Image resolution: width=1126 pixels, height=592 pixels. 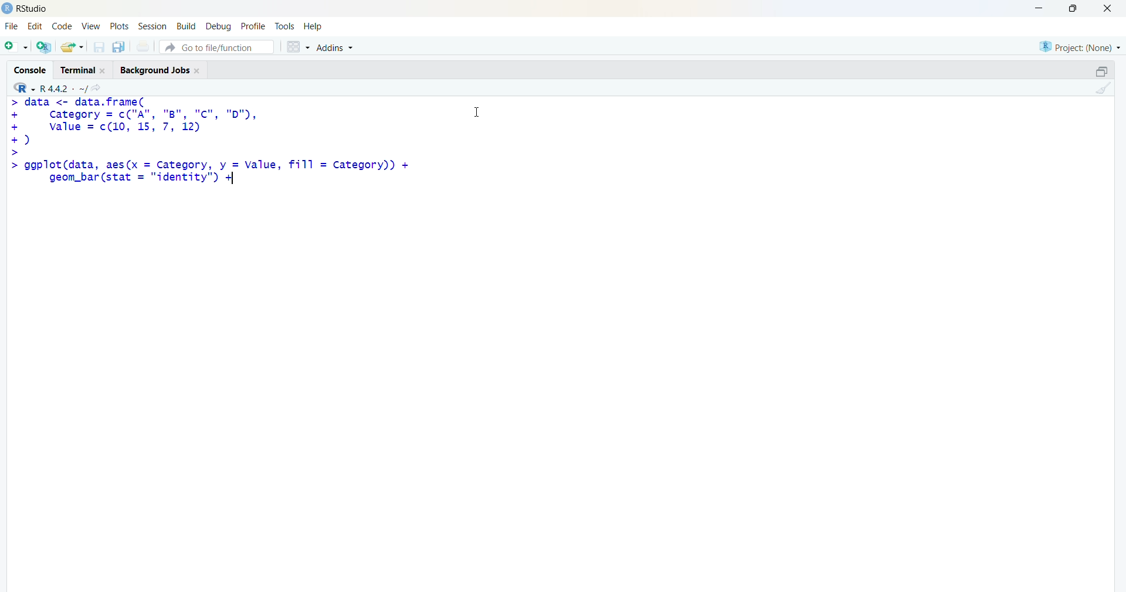 What do you see at coordinates (1081, 46) in the screenshot?
I see `selected project - none` at bounding box center [1081, 46].